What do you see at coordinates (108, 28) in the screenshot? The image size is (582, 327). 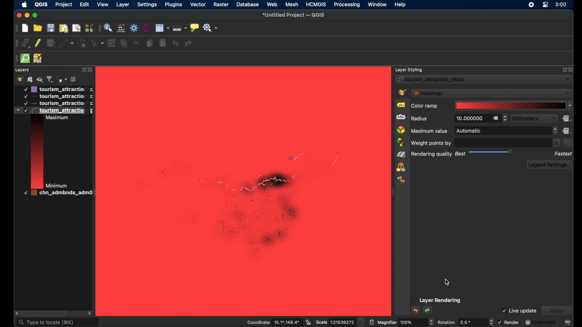 I see `identify features` at bounding box center [108, 28].